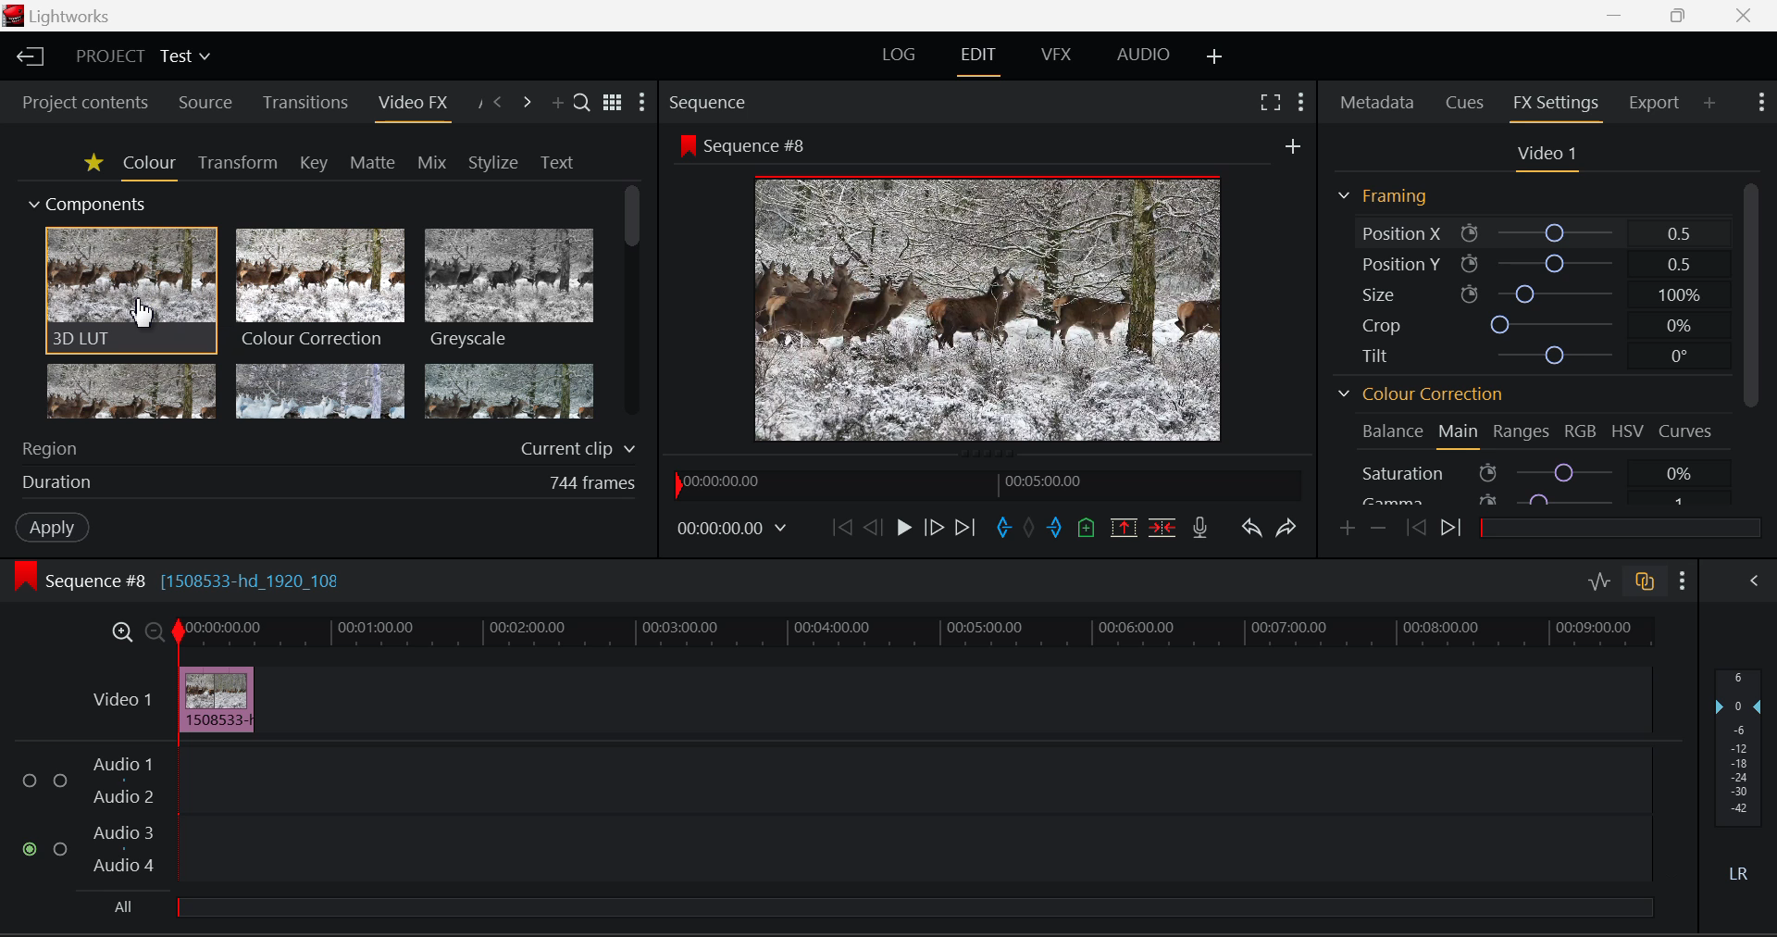  I want to click on Scroll Bar, so click(1754, 340).